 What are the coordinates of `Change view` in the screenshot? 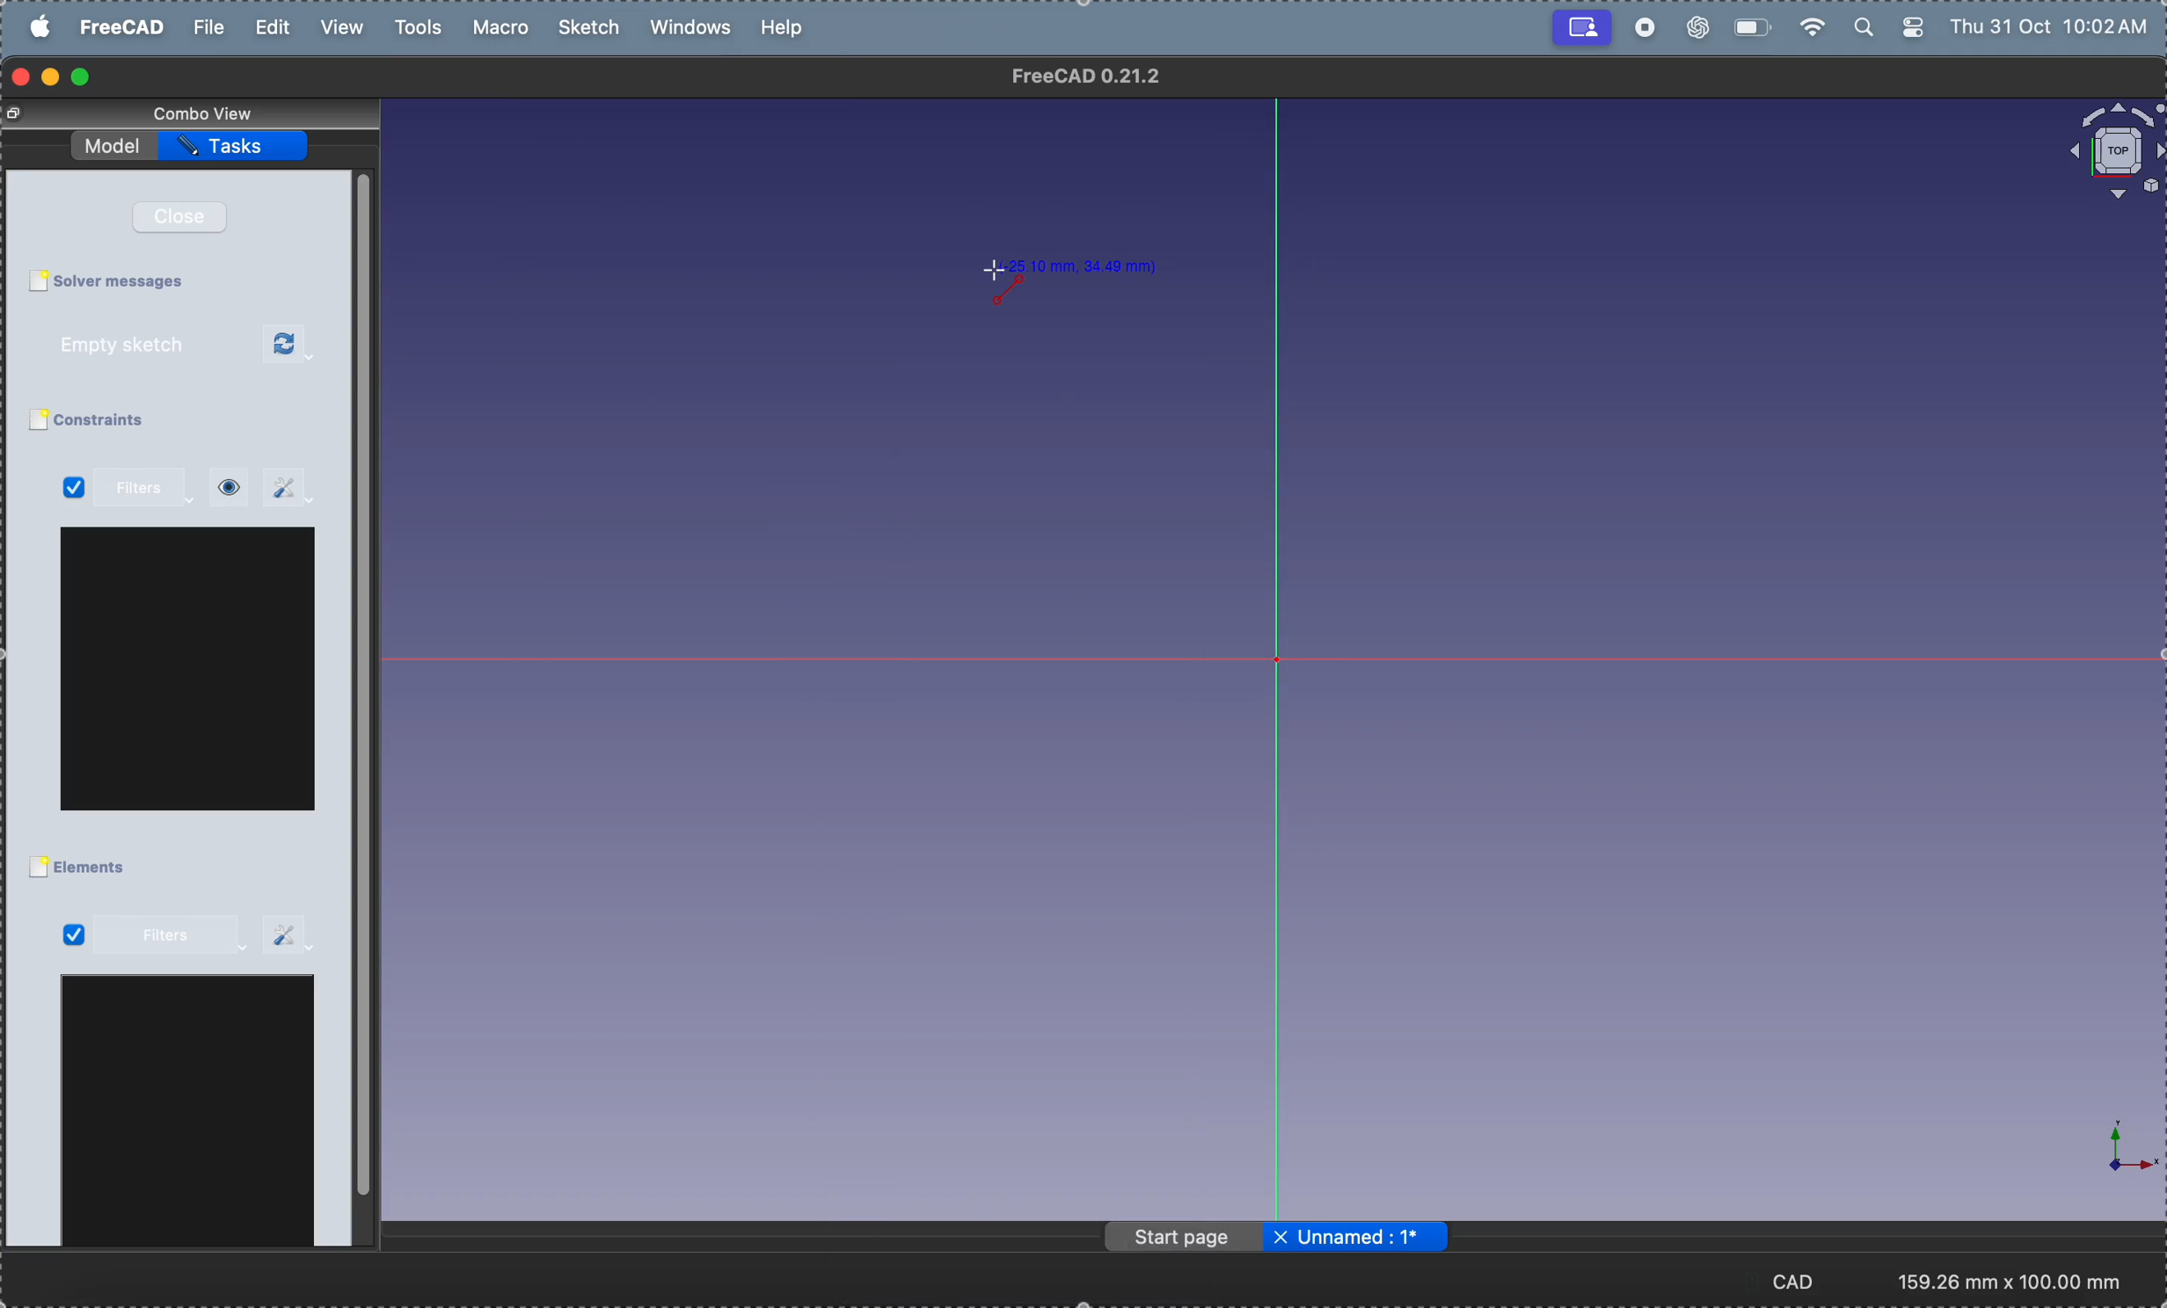 It's located at (18, 114).